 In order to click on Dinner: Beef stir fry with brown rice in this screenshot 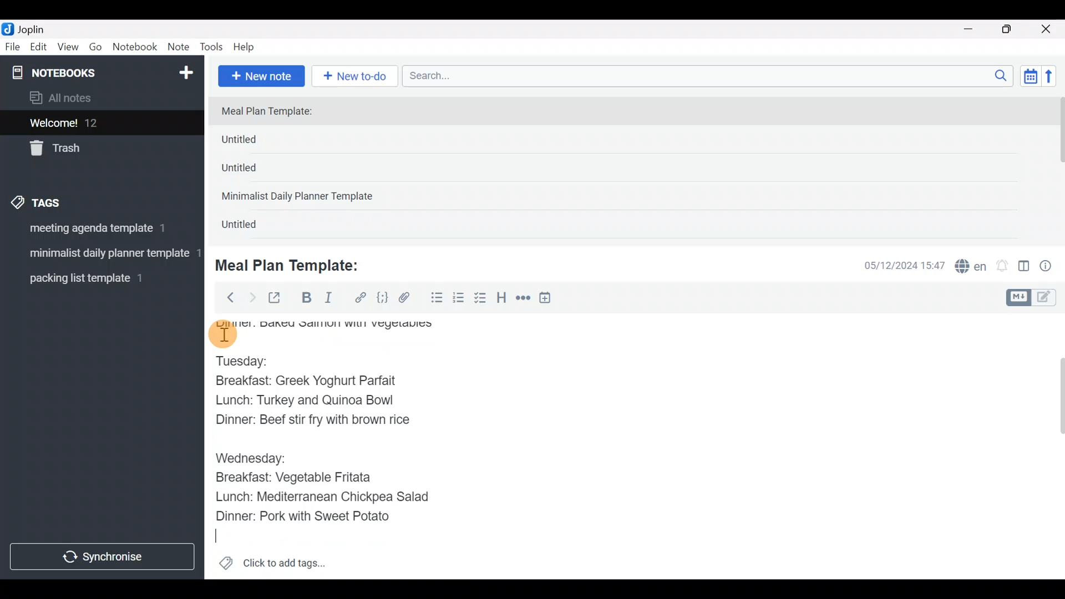, I will do `click(311, 423)`.